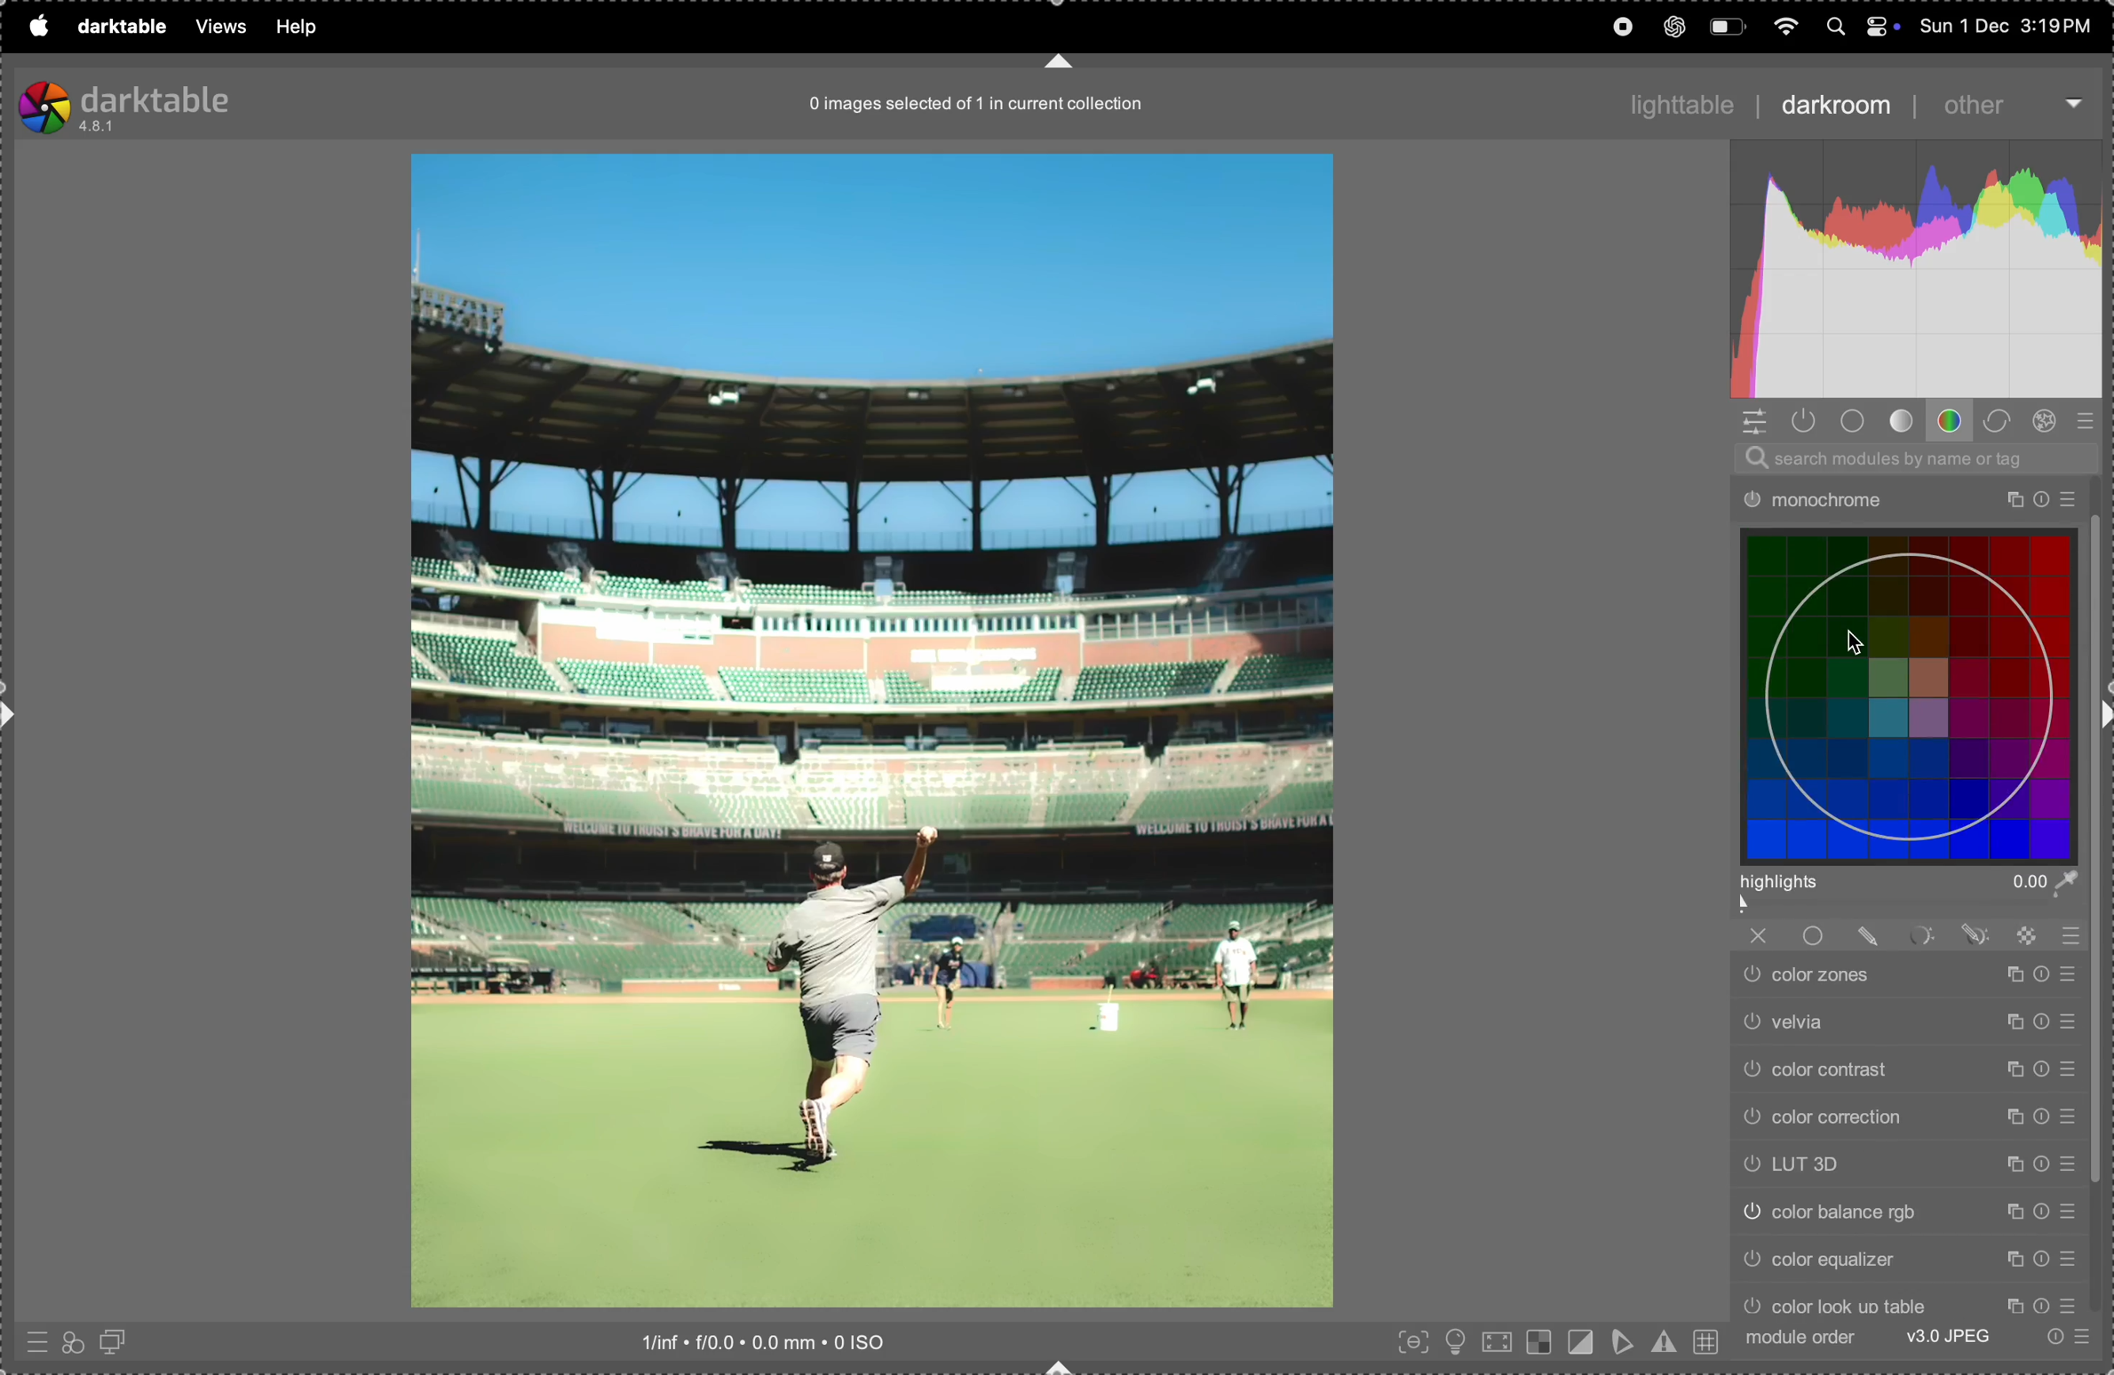 The height and width of the screenshot is (1375, 2114). Describe the element at coordinates (2068, 1335) in the screenshot. I see `options` at that location.